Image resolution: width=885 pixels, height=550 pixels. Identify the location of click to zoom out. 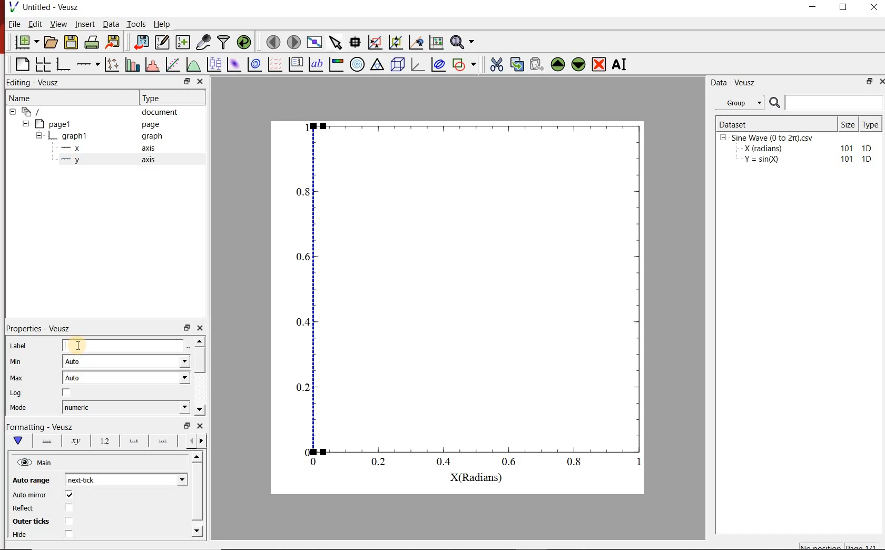
(397, 41).